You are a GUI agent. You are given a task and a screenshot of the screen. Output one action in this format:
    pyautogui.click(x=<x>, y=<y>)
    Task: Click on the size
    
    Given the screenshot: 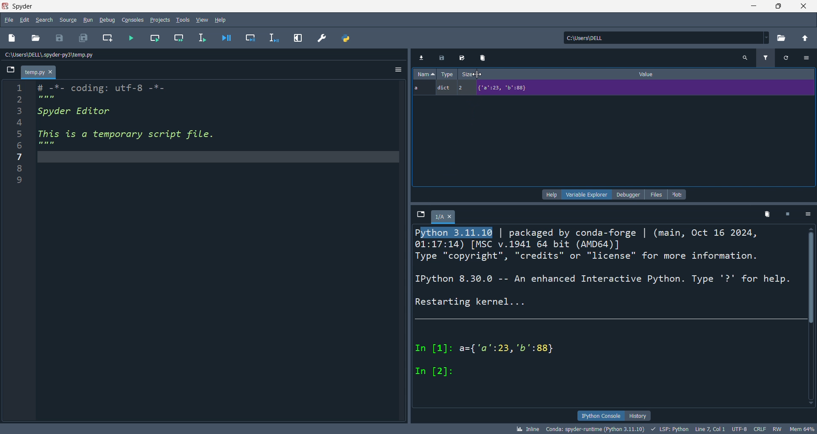 What is the action you would take?
    pyautogui.click(x=471, y=75)
    